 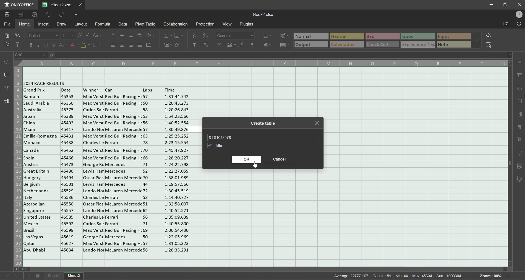 I want to click on summation, so click(x=168, y=35).